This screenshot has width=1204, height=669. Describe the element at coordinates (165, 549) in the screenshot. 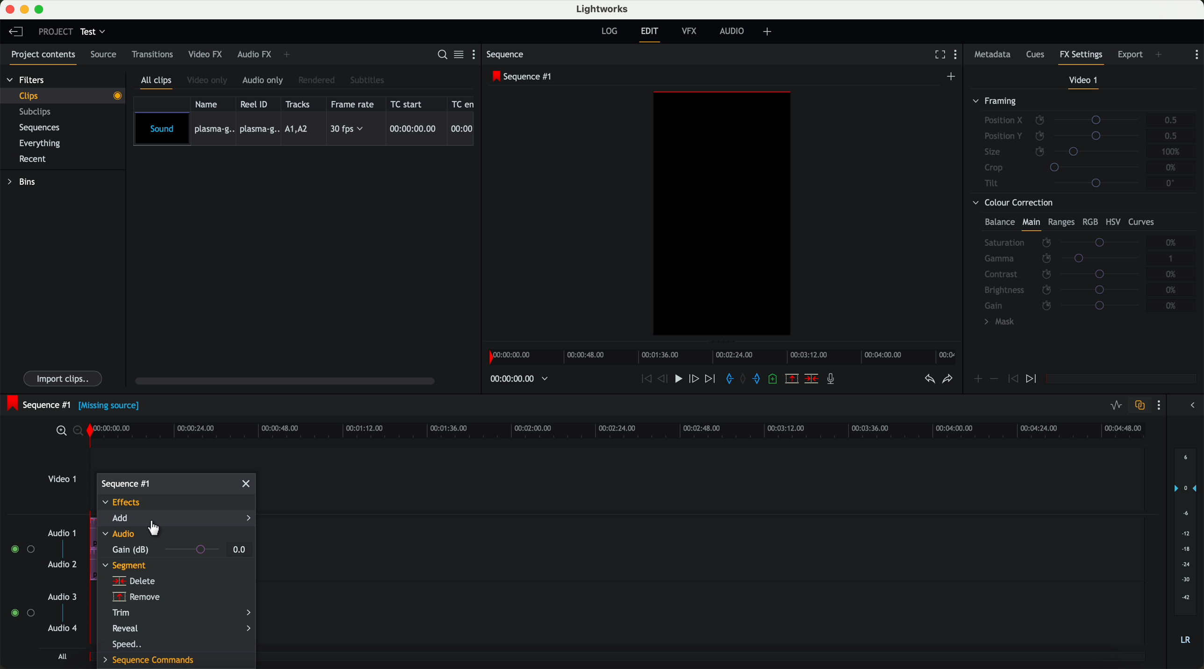

I see `gain (dB)` at that location.